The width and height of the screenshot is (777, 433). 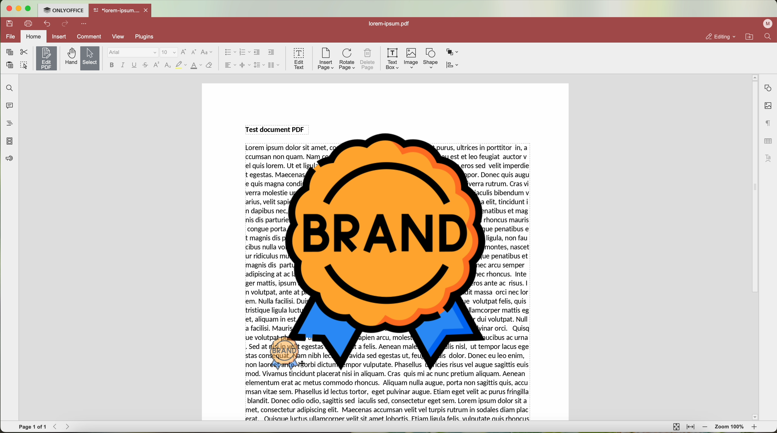 I want to click on file, so click(x=9, y=37).